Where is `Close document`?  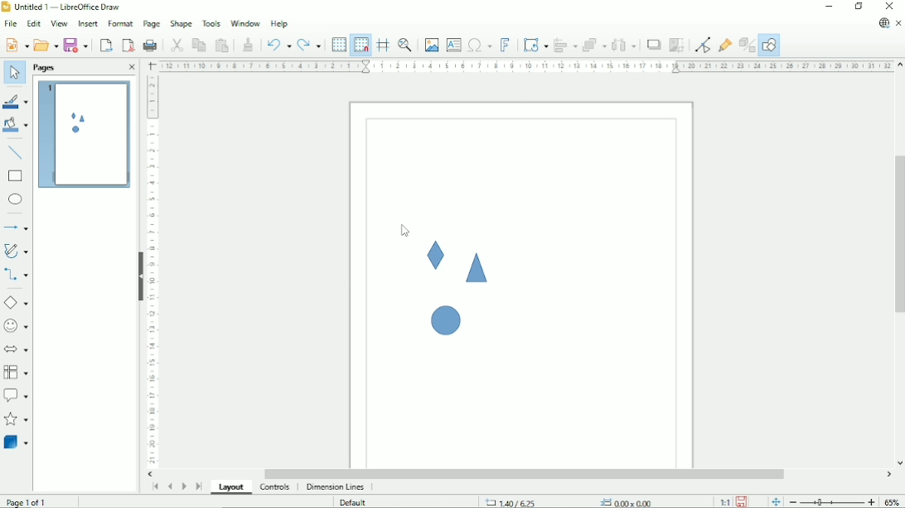 Close document is located at coordinates (898, 23).